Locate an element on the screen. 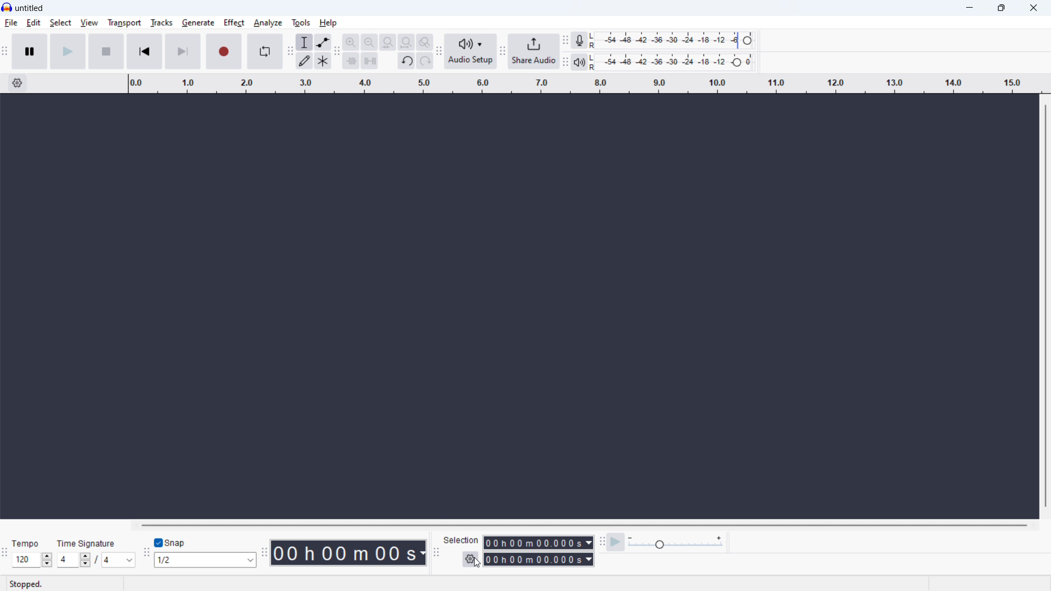 This screenshot has height=591, width=1051. time toolbar is located at coordinates (263, 553).